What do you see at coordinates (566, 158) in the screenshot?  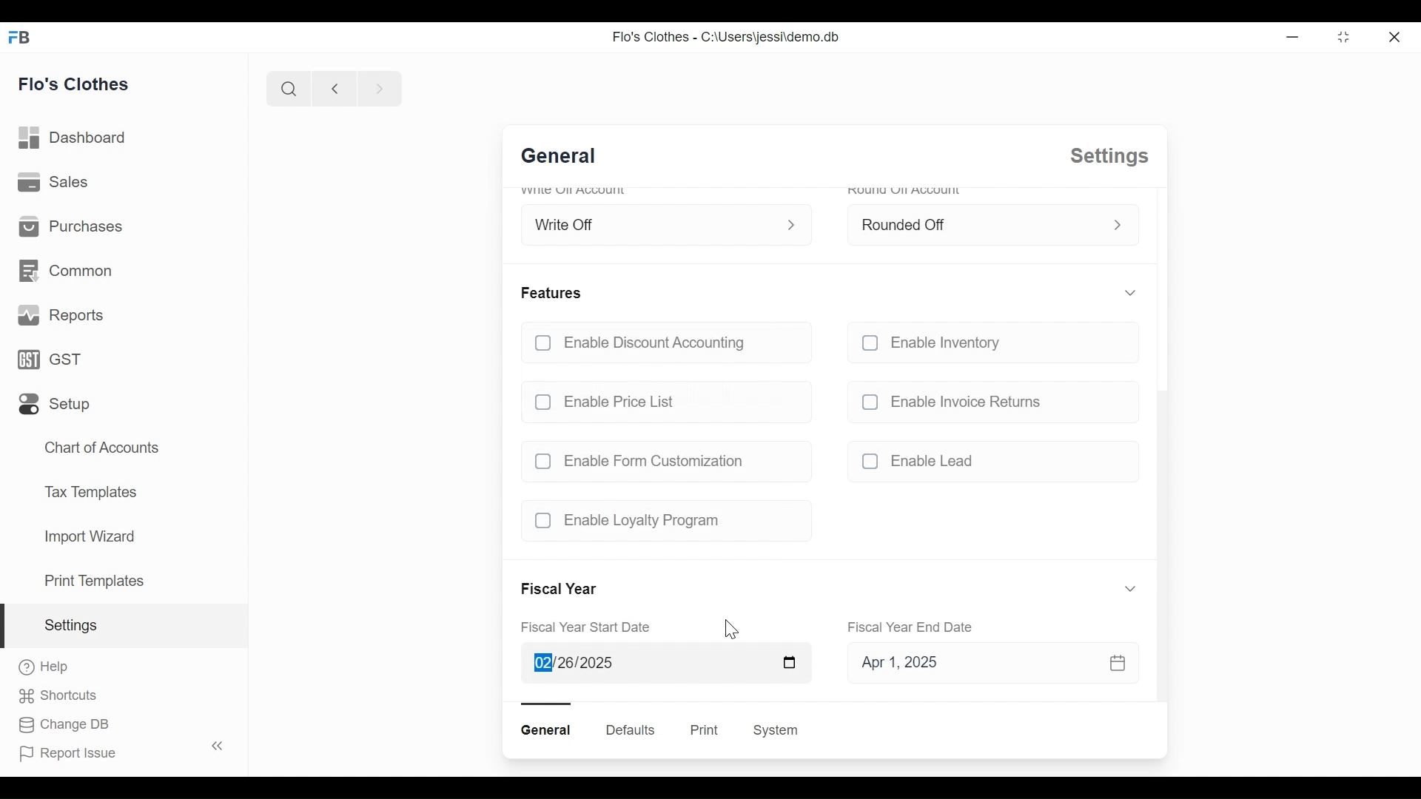 I see `General` at bounding box center [566, 158].